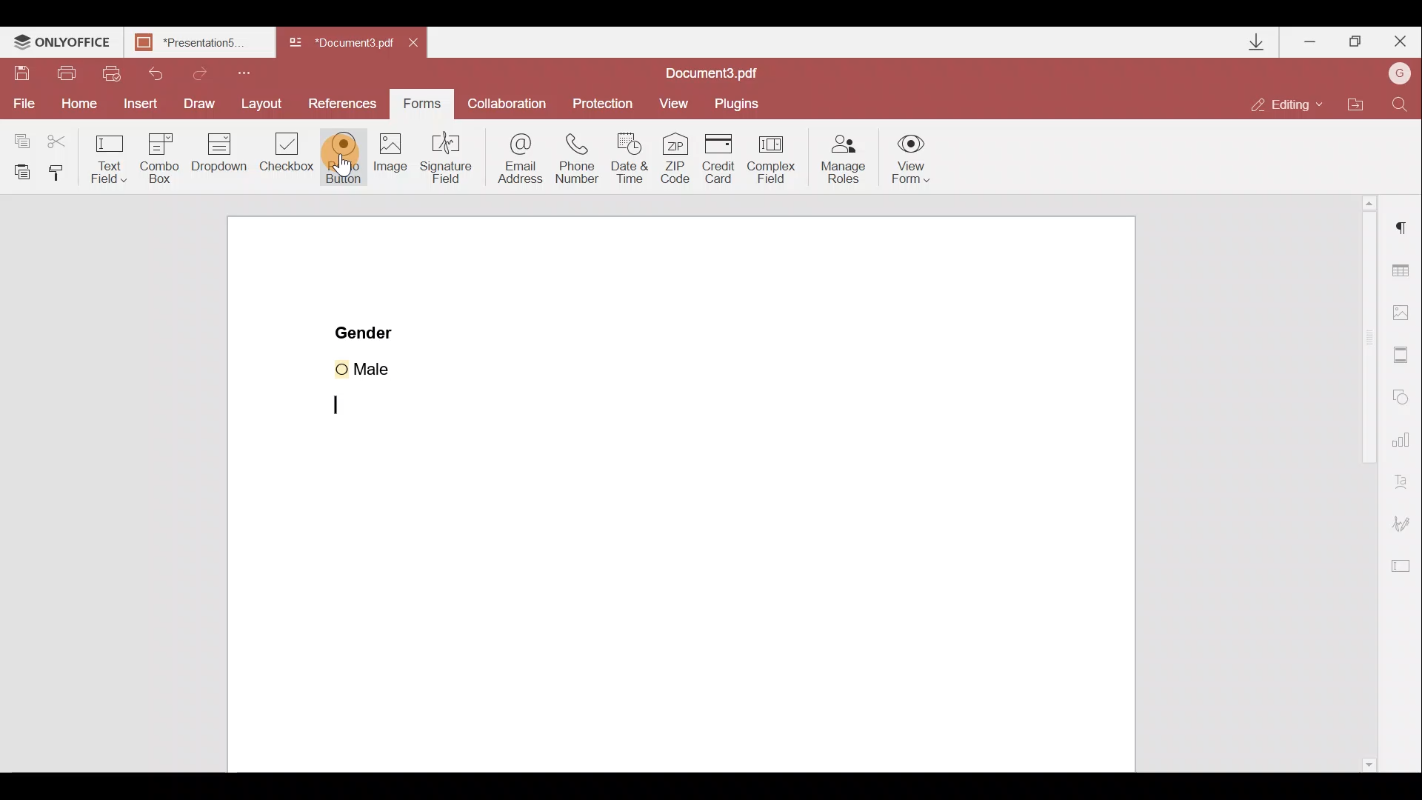  What do you see at coordinates (348, 406) in the screenshot?
I see `Cursor` at bounding box center [348, 406].